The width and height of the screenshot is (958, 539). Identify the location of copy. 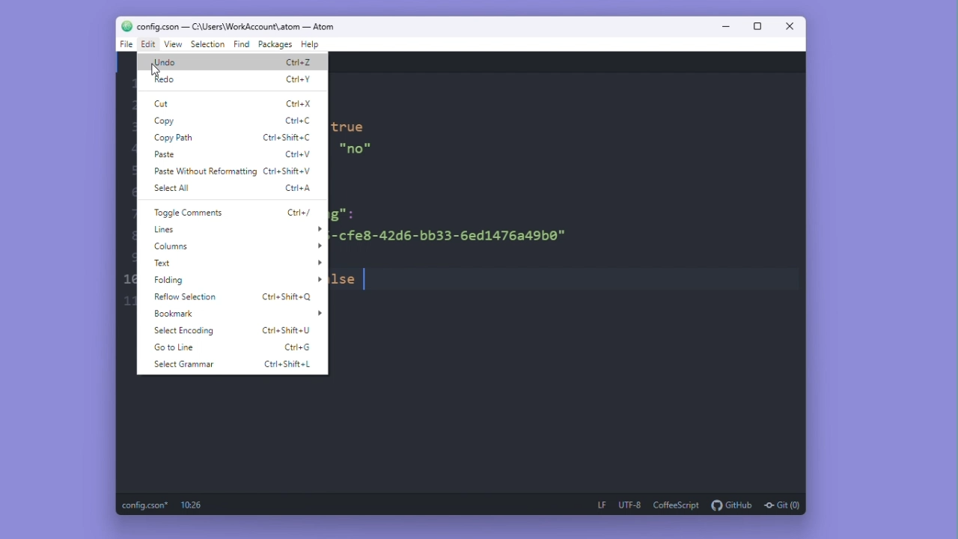
(166, 121).